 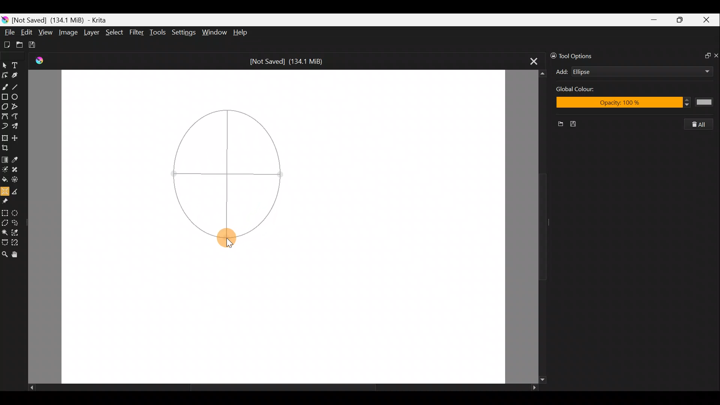 I want to click on Contiguous selection tool, so click(x=5, y=231).